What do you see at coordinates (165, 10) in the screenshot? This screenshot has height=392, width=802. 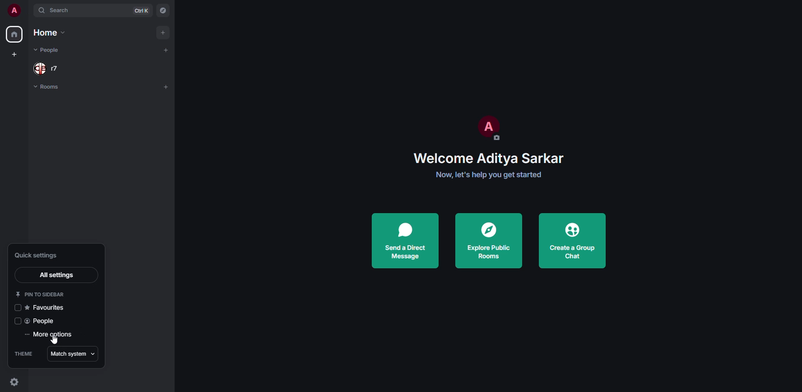 I see `navigator` at bounding box center [165, 10].